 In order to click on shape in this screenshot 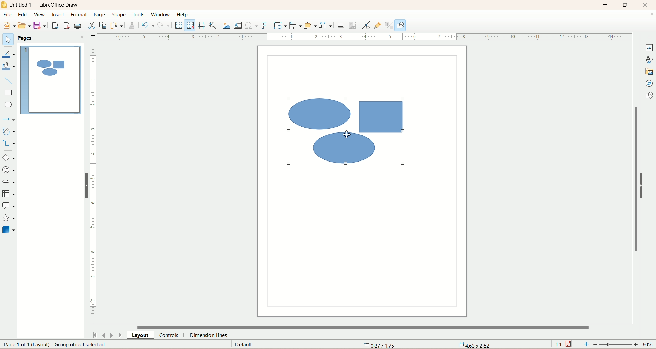, I will do `click(119, 15)`.